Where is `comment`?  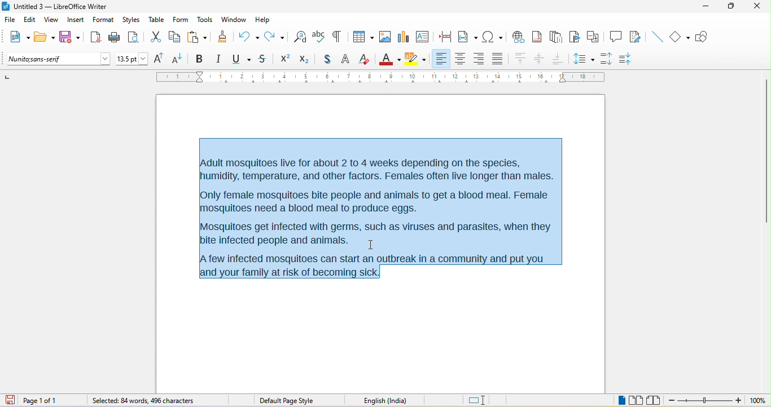 comment is located at coordinates (616, 36).